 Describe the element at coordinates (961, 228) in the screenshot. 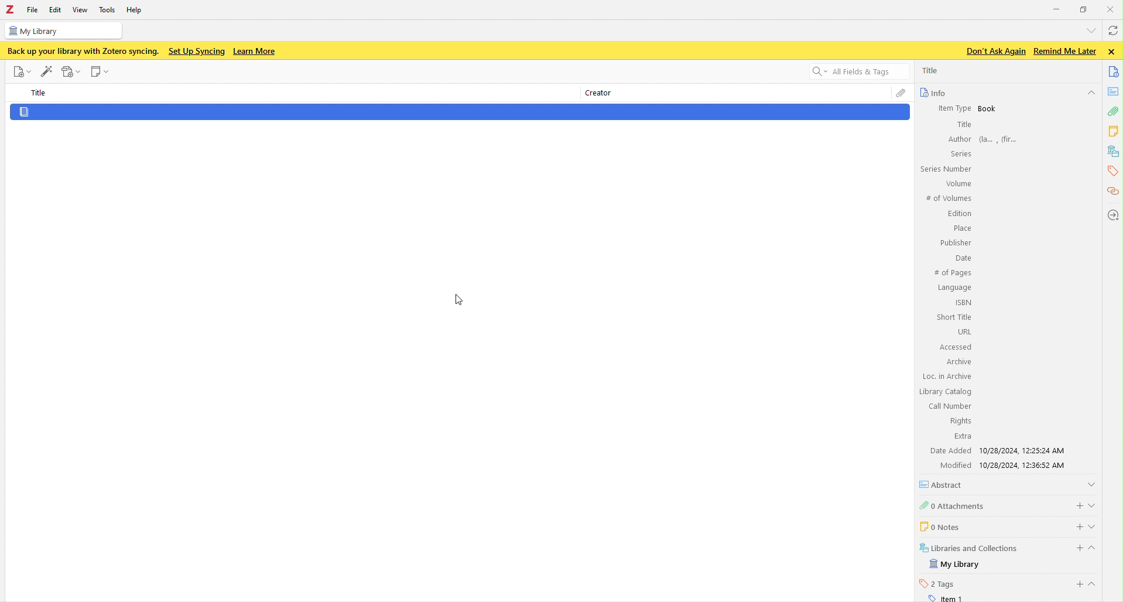

I see `Place` at that location.